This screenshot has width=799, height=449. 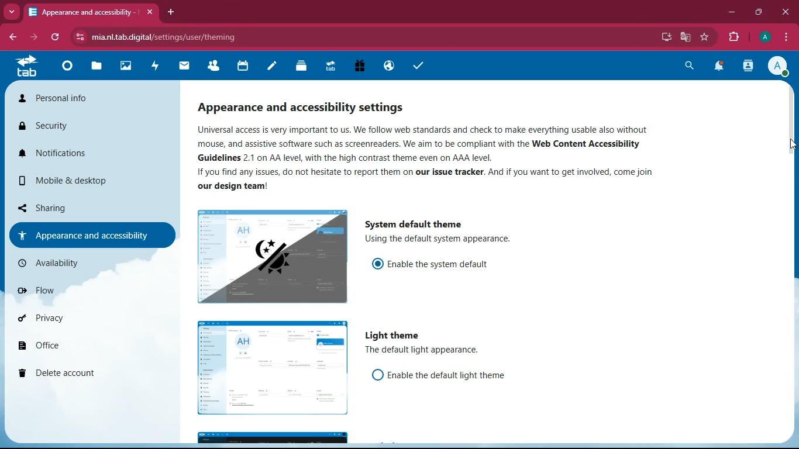 What do you see at coordinates (81, 37) in the screenshot?
I see `view site information` at bounding box center [81, 37].